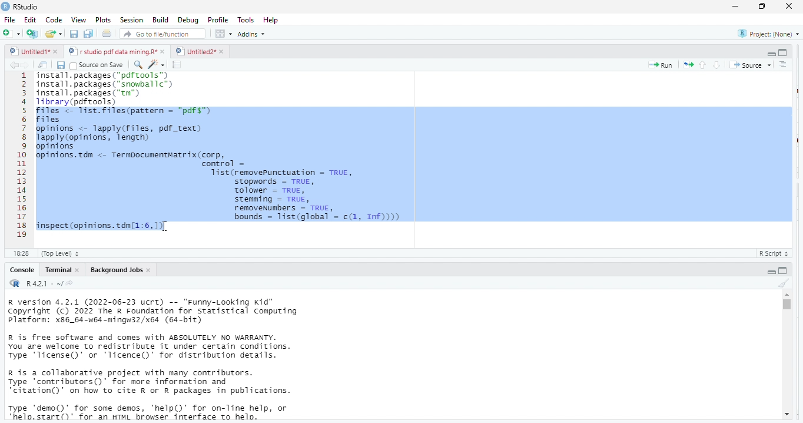 Image resolution: width=803 pixels, height=423 pixels. I want to click on R421: ~/, so click(49, 284).